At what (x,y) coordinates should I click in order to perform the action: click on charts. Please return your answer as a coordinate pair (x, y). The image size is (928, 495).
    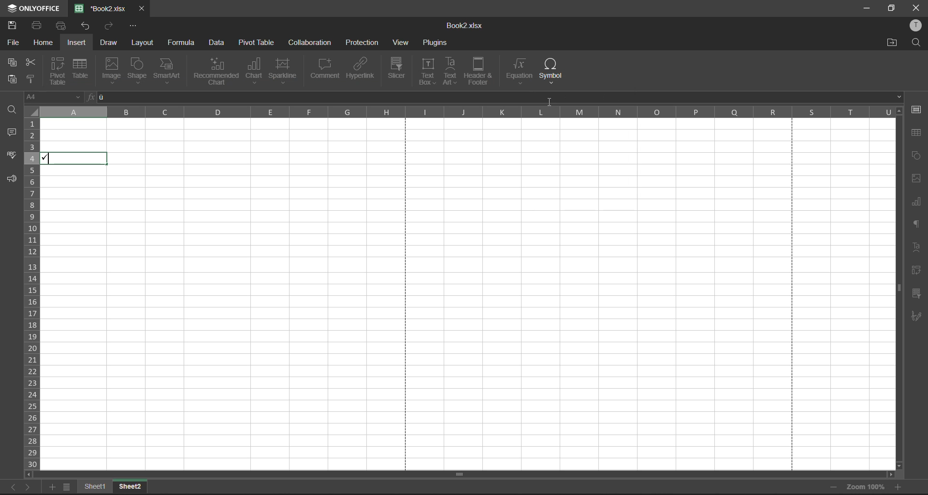
    Looking at the image, I should click on (916, 203).